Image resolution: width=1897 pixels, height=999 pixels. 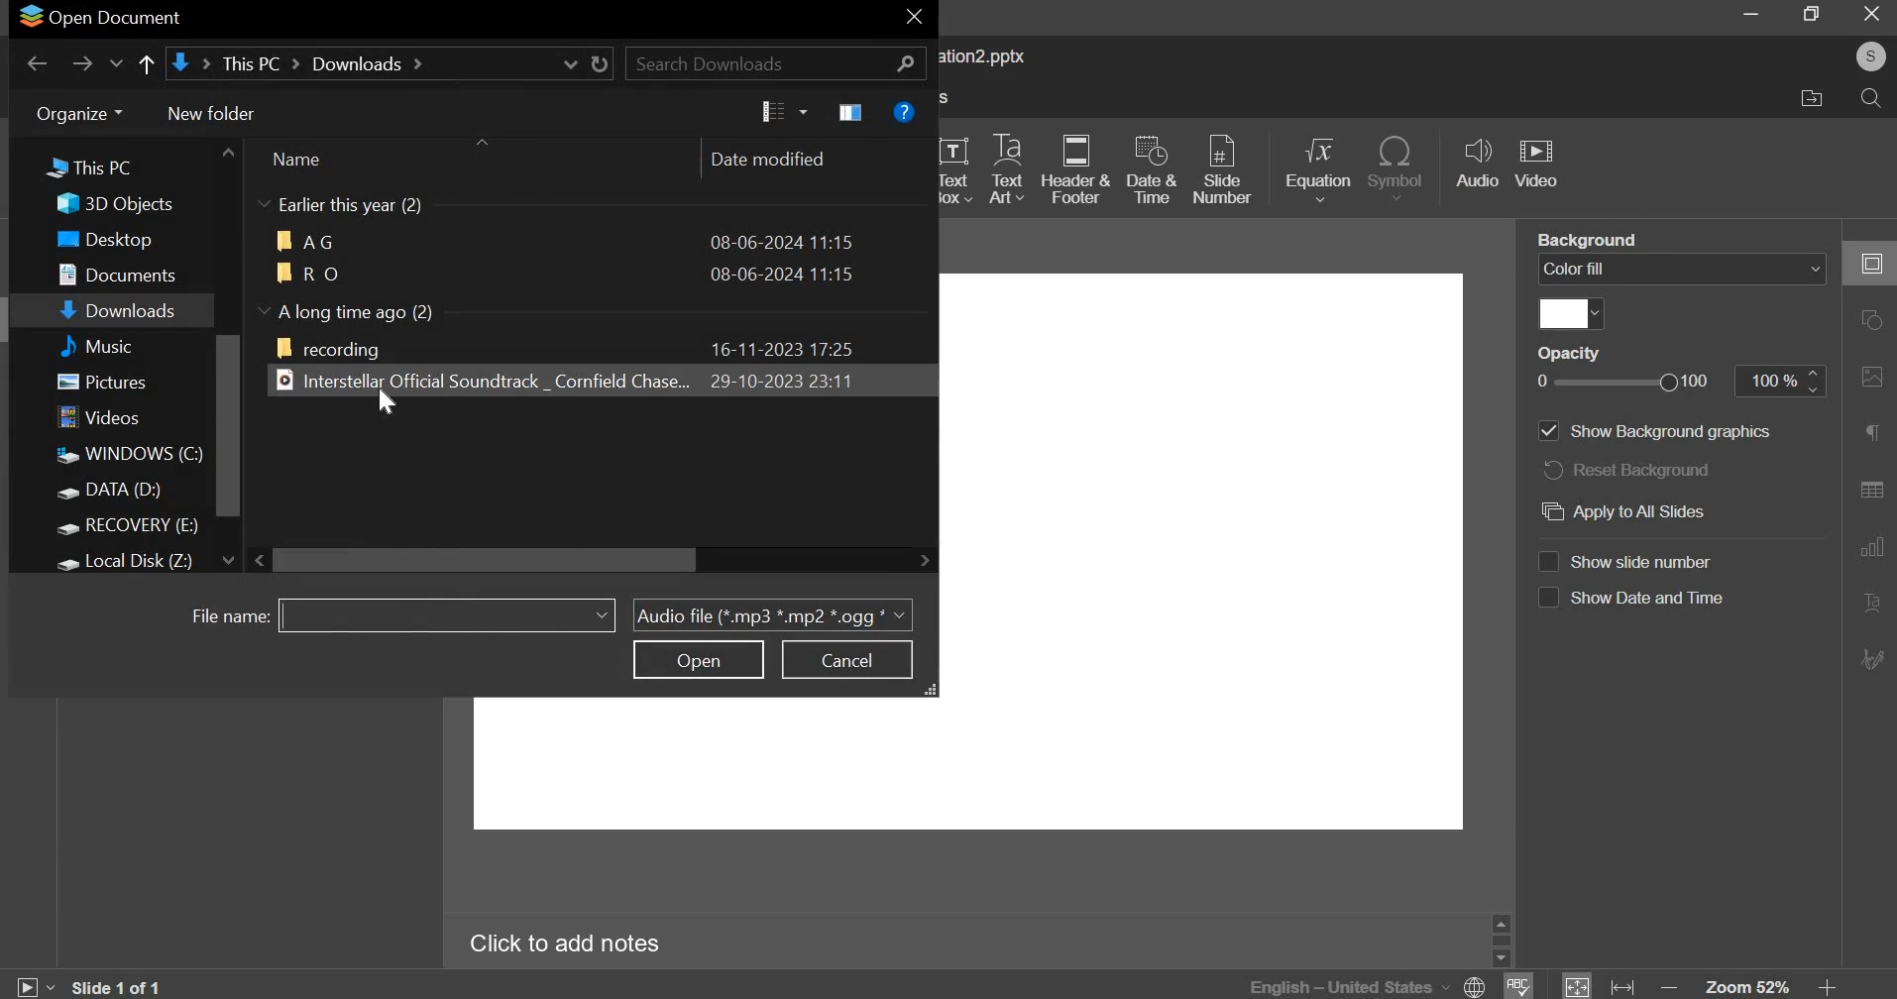 I want to click on DATA (D:), so click(x=111, y=491).